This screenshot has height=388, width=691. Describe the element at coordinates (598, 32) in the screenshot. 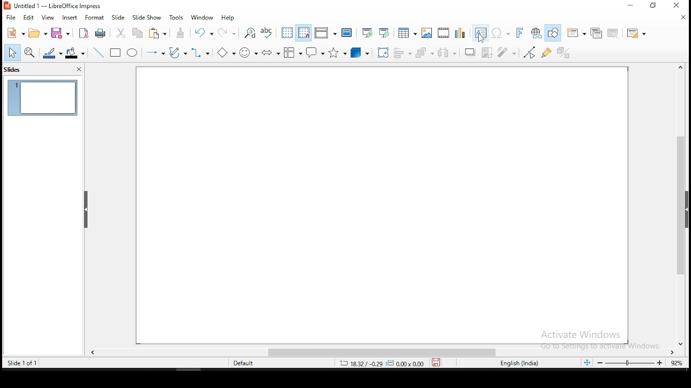

I see `duplicate slide` at that location.